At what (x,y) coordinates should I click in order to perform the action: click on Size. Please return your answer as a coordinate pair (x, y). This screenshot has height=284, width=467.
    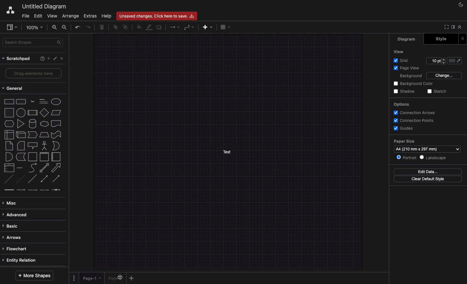
    Looking at the image, I should click on (436, 61).